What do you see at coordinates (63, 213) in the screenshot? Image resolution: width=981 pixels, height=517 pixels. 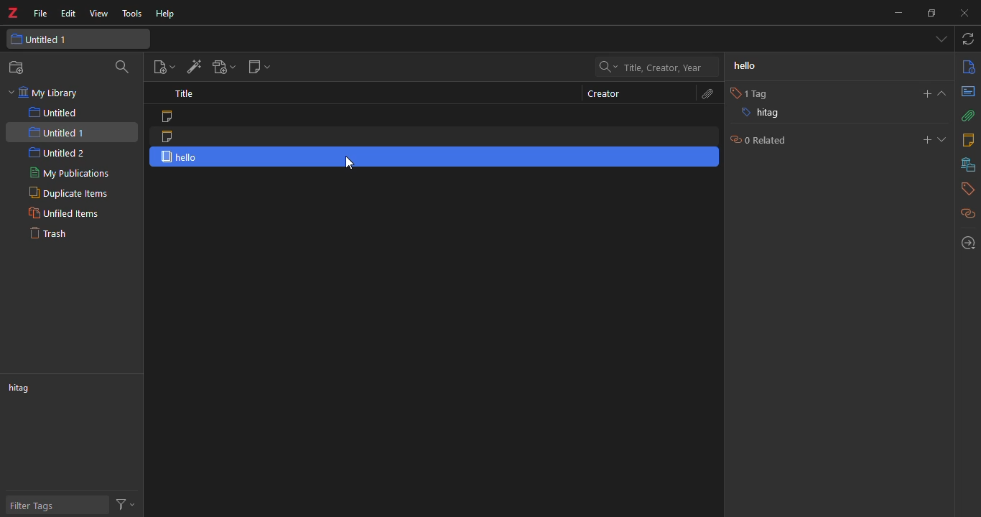 I see `unfiled items` at bounding box center [63, 213].